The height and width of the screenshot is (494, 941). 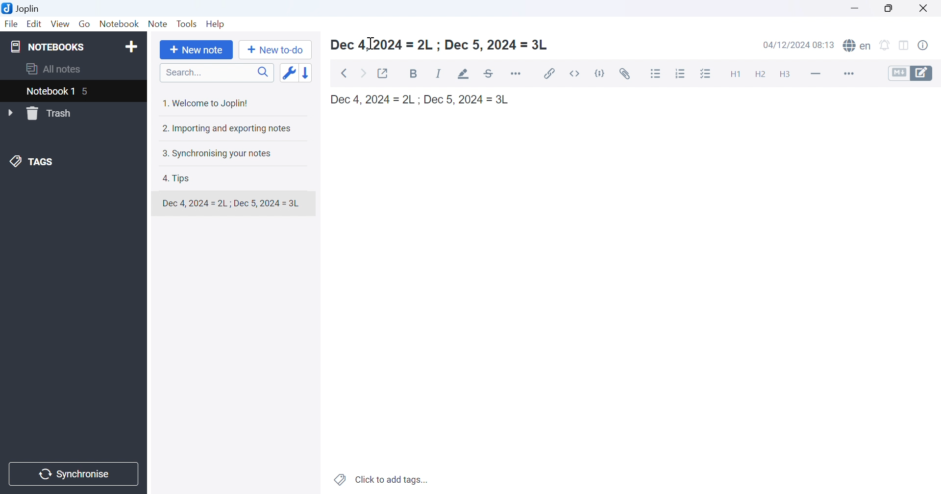 What do you see at coordinates (382, 480) in the screenshot?
I see `click to add tags` at bounding box center [382, 480].